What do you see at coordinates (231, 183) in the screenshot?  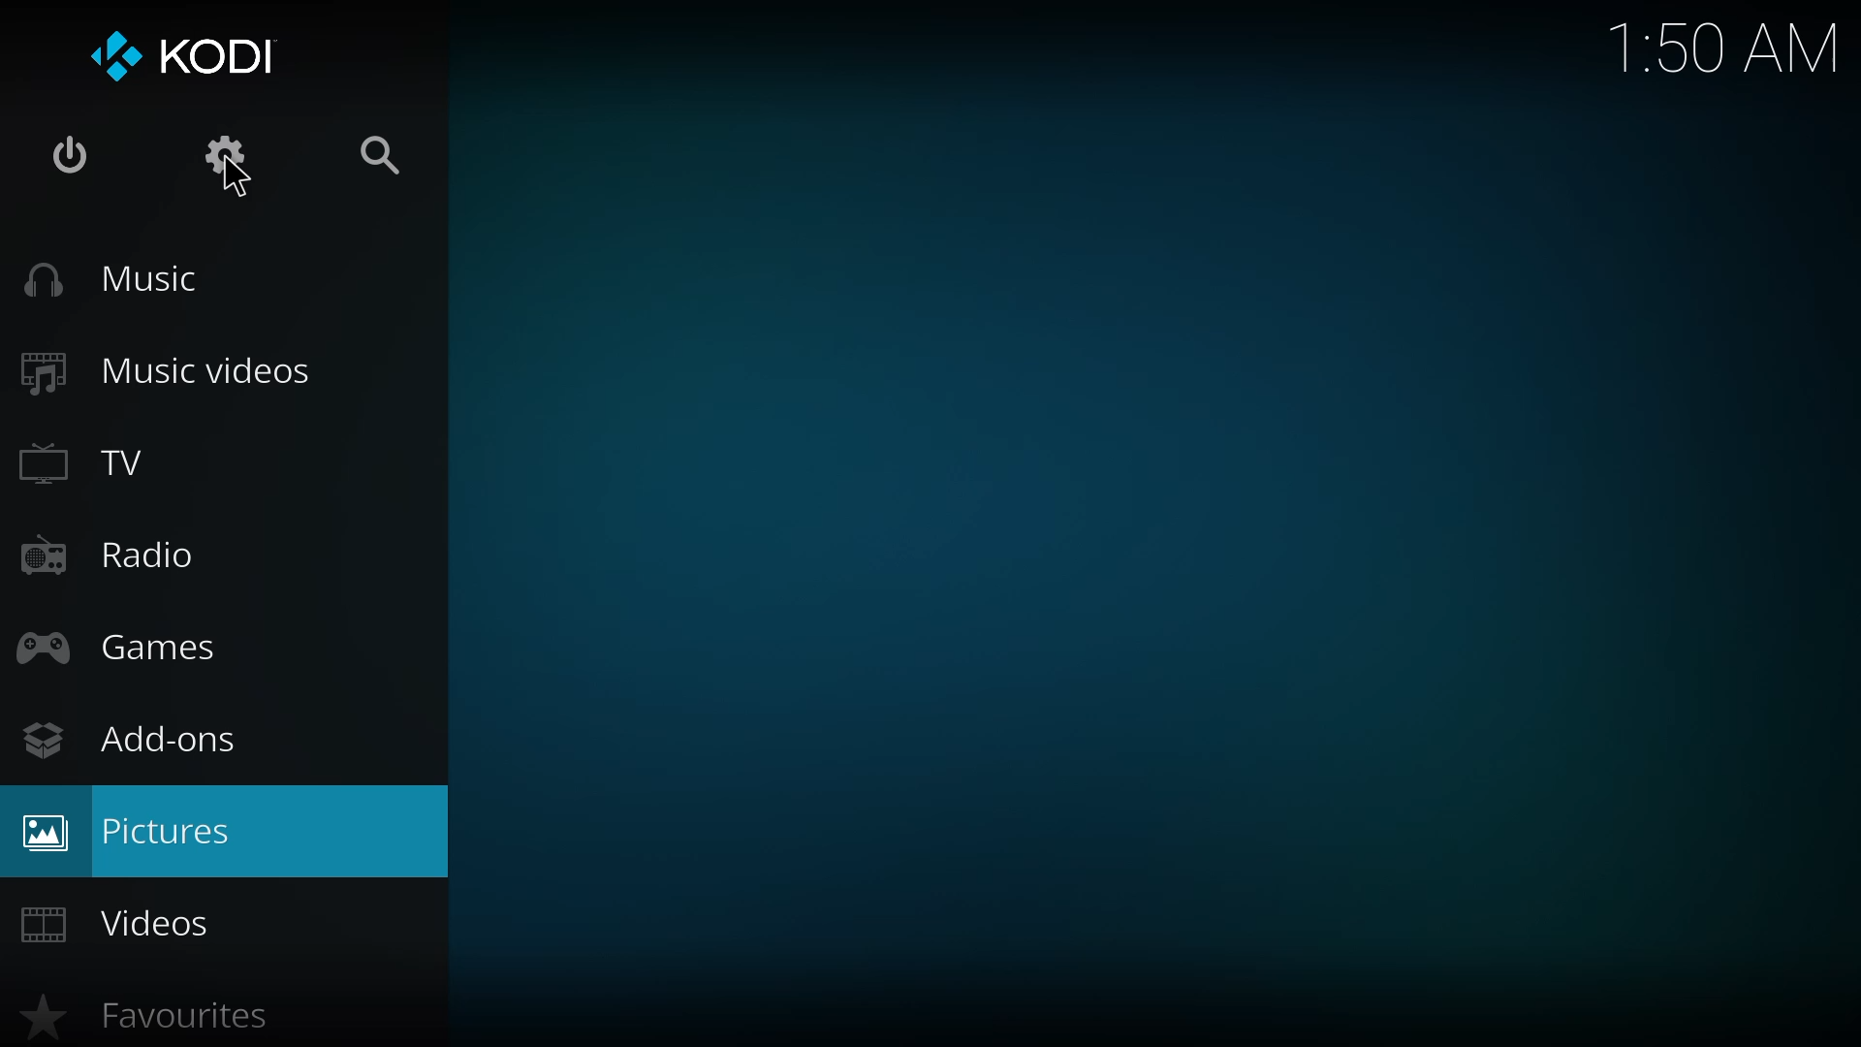 I see `cursor` at bounding box center [231, 183].